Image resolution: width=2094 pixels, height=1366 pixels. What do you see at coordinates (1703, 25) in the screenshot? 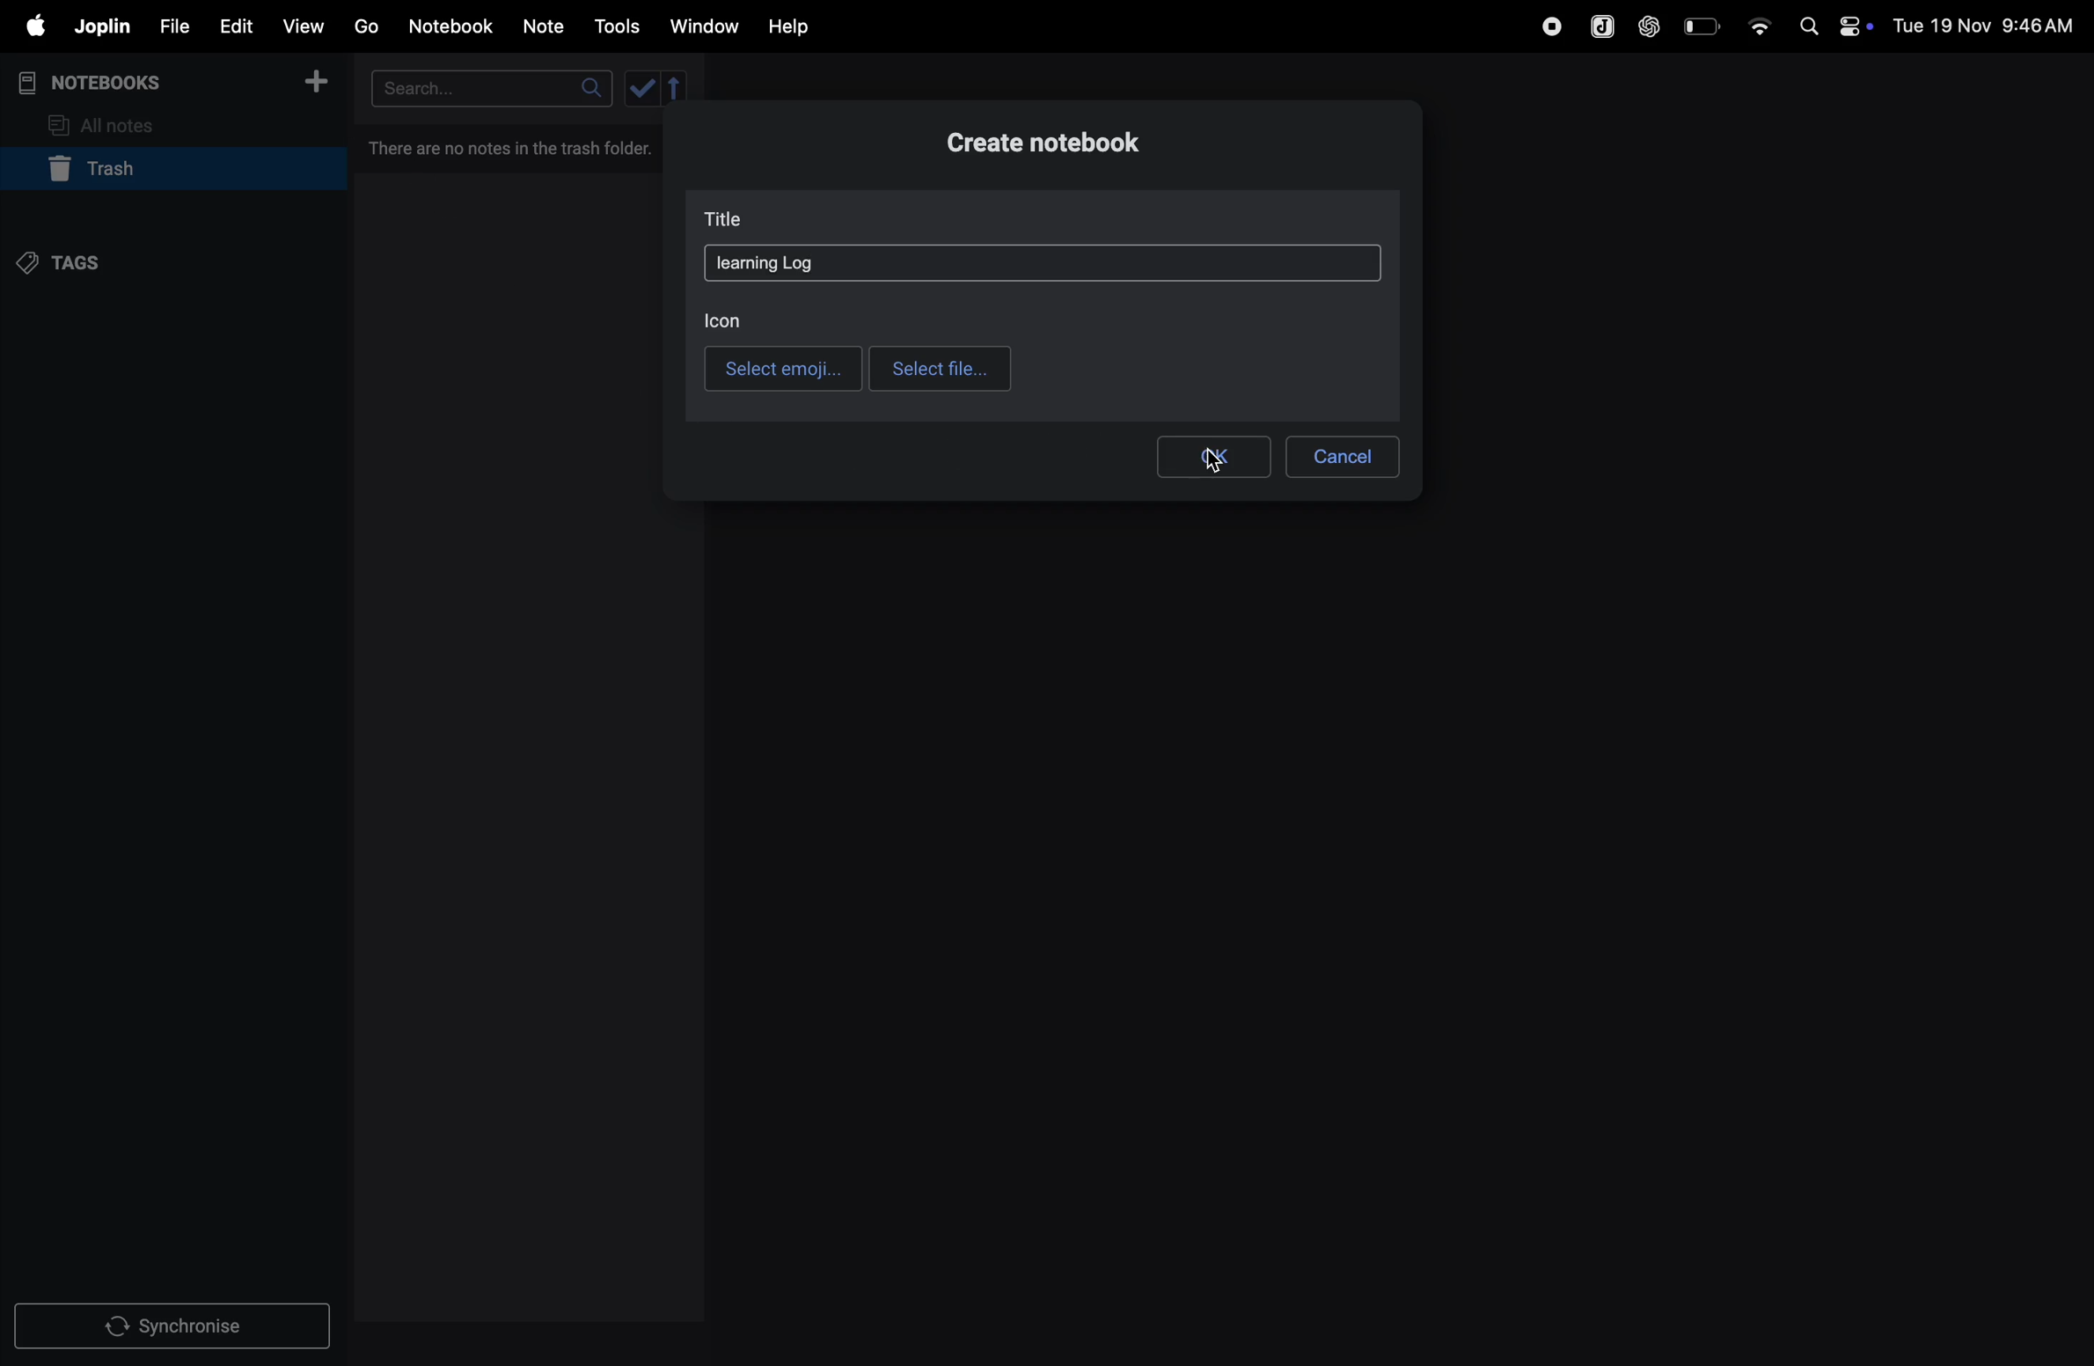
I see `battery` at bounding box center [1703, 25].